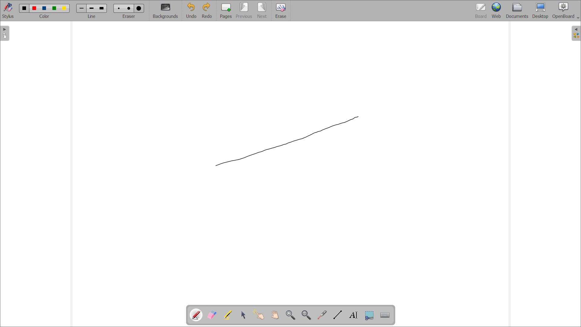 Image resolution: width=581 pixels, height=327 pixels. Describe the element at coordinates (191, 10) in the screenshot. I see `undo` at that location.